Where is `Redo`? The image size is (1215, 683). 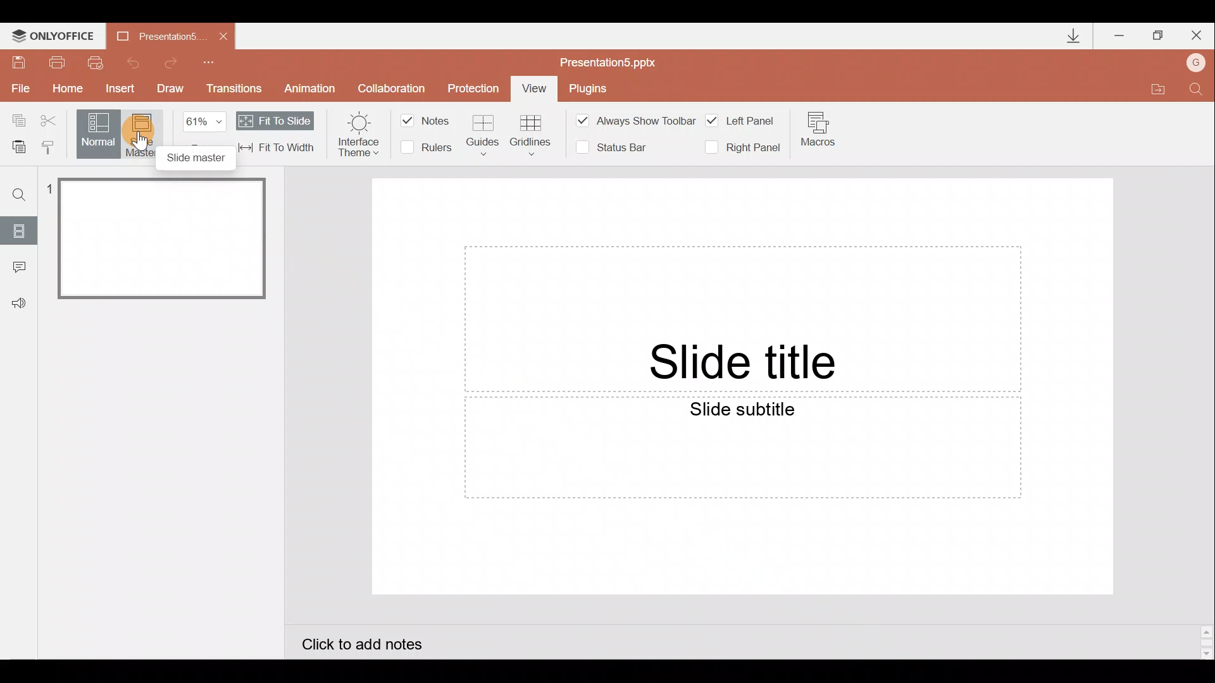 Redo is located at coordinates (176, 63).